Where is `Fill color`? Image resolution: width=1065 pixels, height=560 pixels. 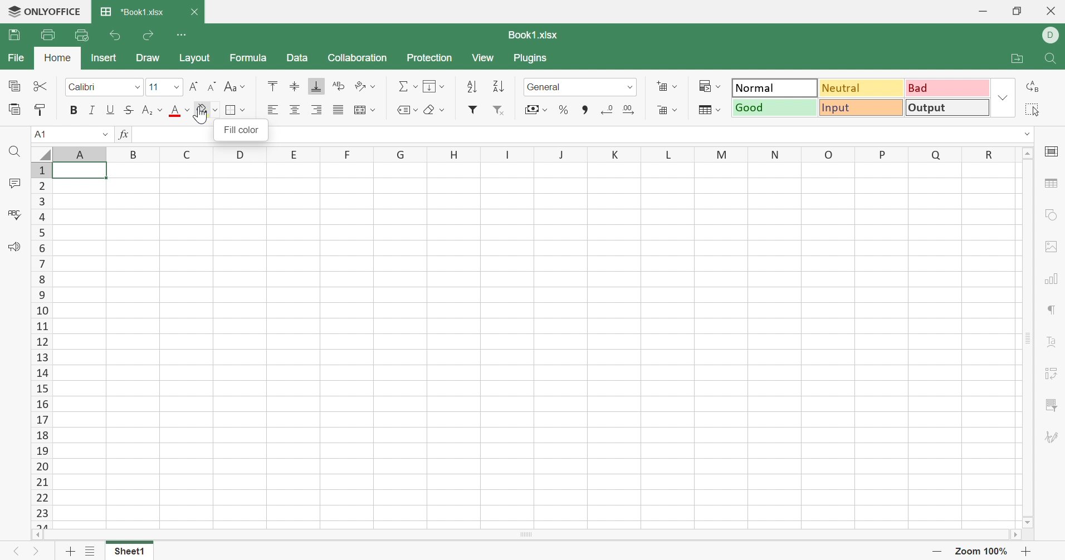 Fill color is located at coordinates (241, 129).